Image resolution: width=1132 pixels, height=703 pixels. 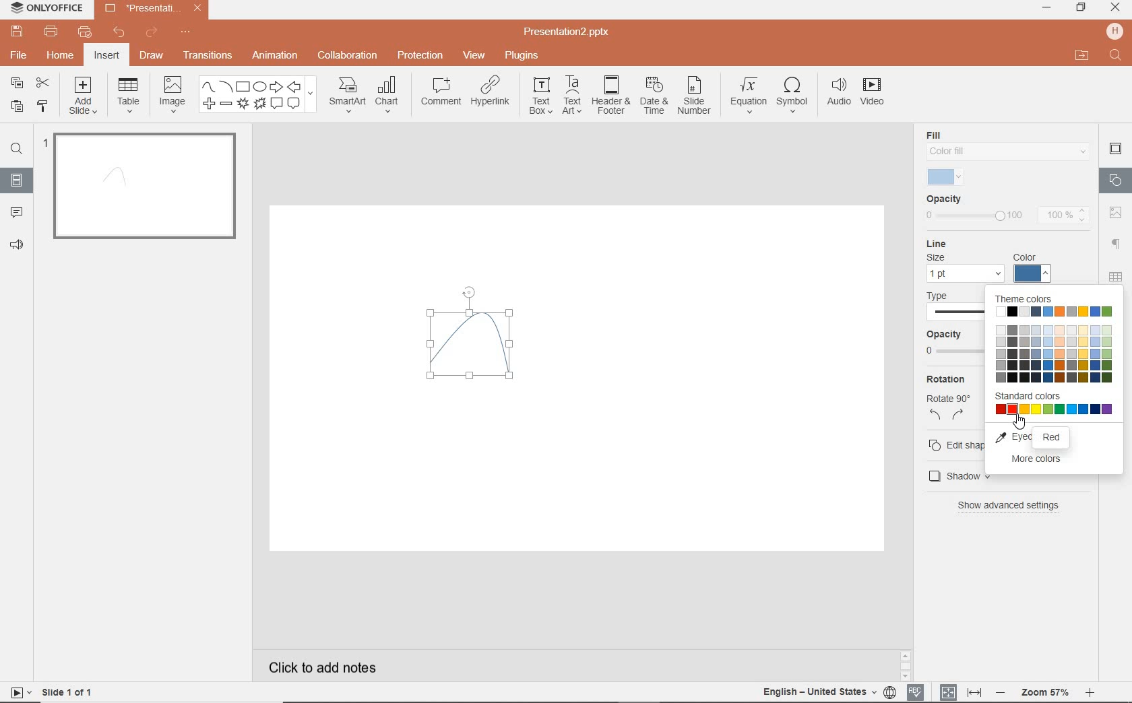 What do you see at coordinates (348, 55) in the screenshot?
I see `COLLABORATION` at bounding box center [348, 55].